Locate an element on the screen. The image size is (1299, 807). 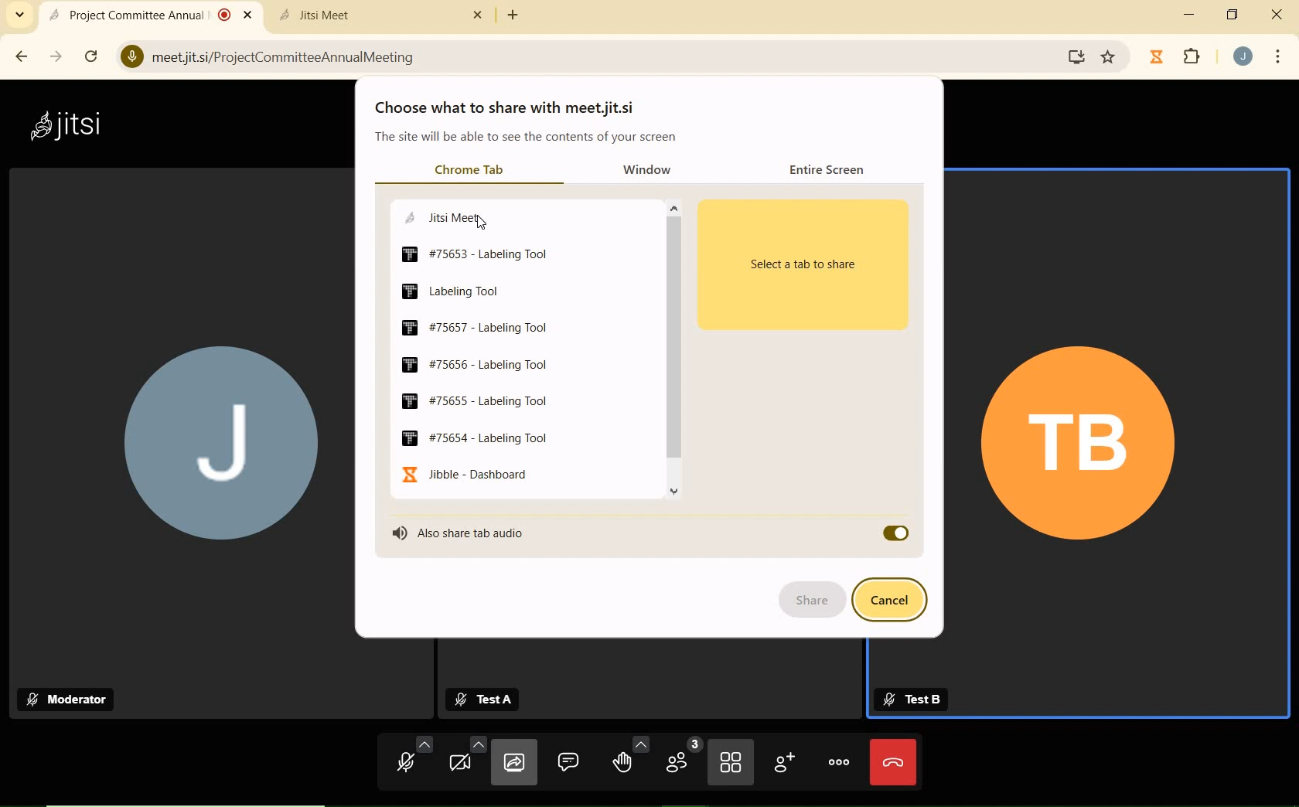
Moderator is located at coordinates (70, 700).